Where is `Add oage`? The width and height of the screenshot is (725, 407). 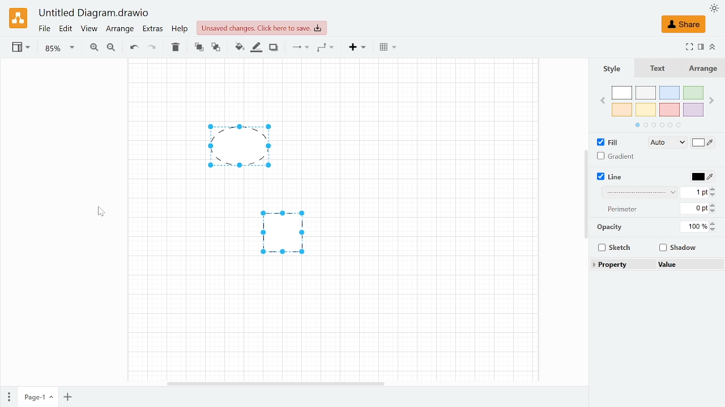 Add oage is located at coordinates (67, 398).